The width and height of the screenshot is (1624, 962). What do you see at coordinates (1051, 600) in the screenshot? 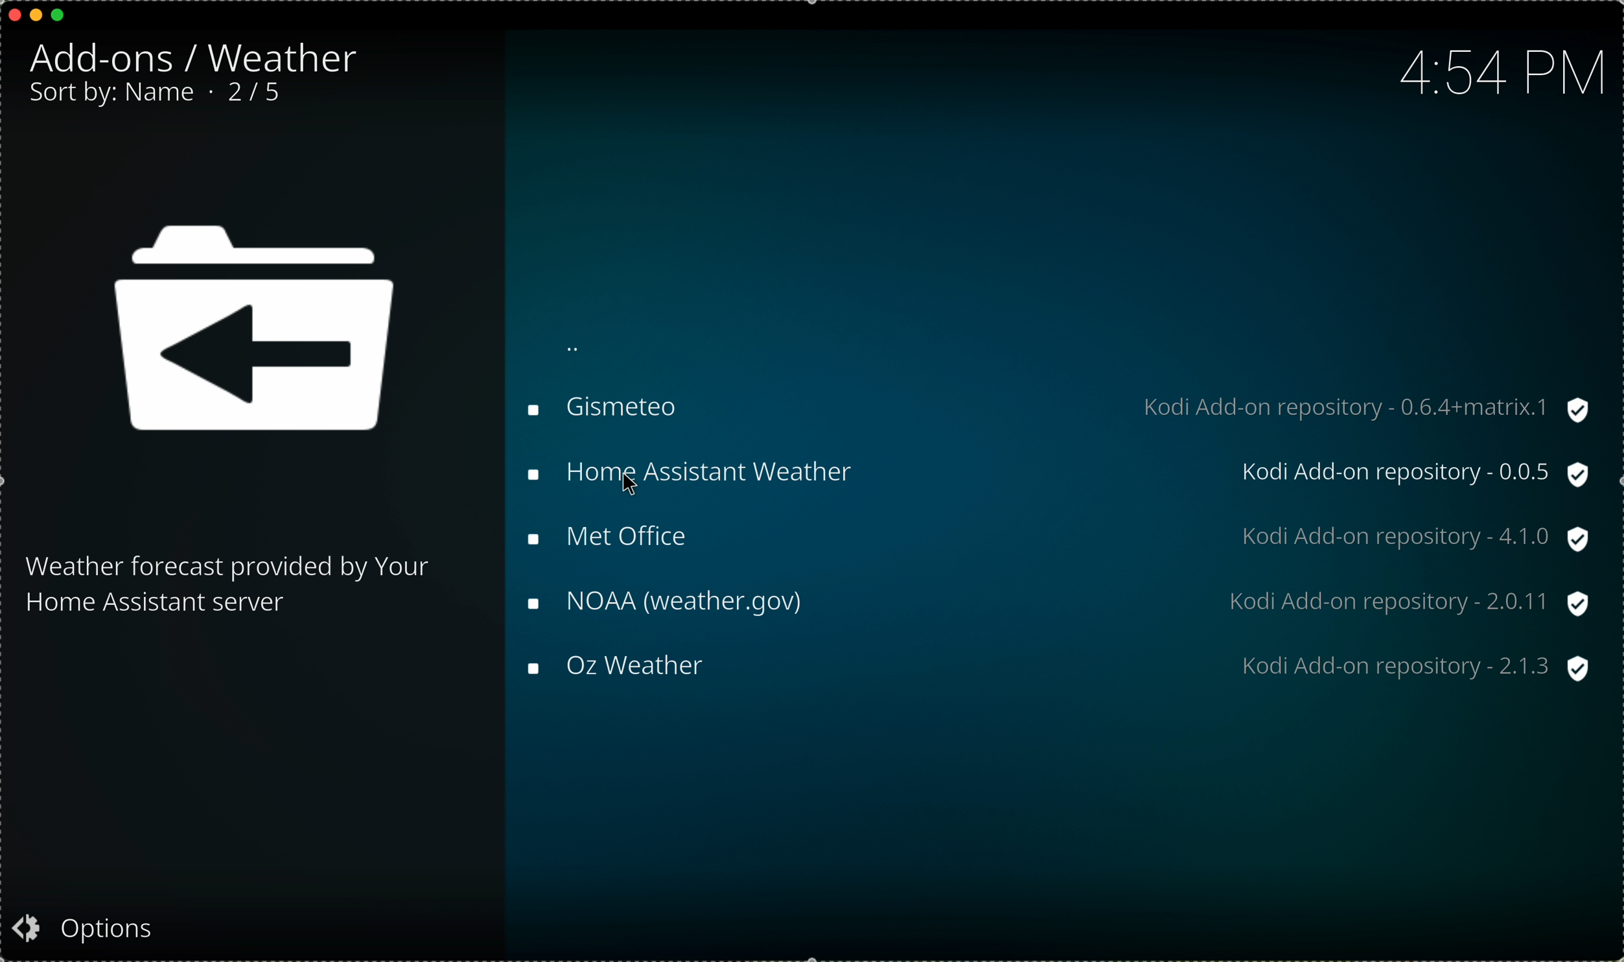
I see `NOAA` at bounding box center [1051, 600].